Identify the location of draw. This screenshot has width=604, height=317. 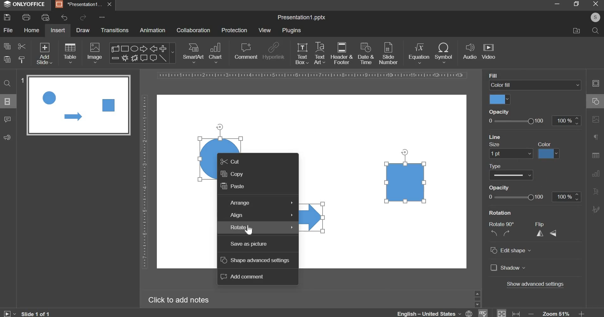
(83, 30).